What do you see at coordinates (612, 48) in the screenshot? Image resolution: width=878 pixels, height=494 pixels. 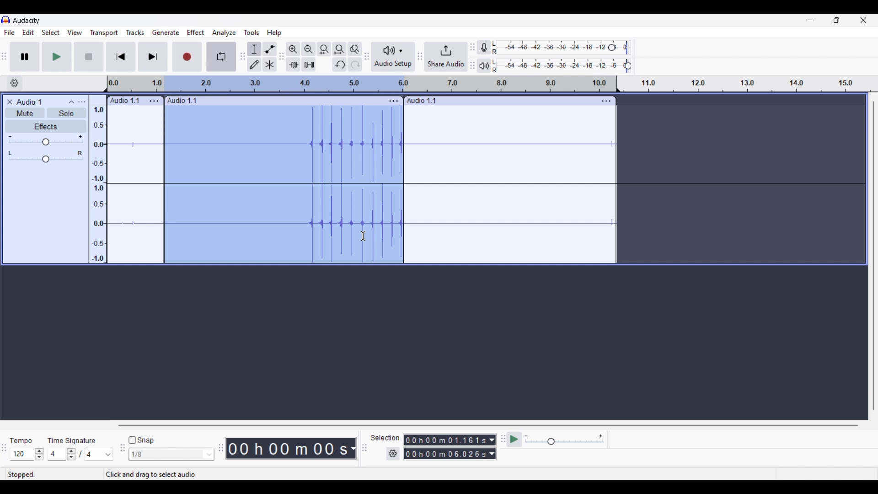 I see `Recording level header` at bounding box center [612, 48].